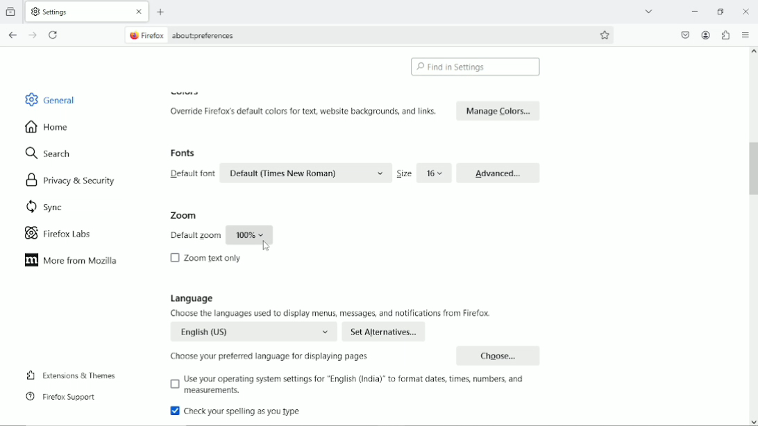 The height and width of the screenshot is (426, 758). What do you see at coordinates (706, 35) in the screenshot?
I see `account` at bounding box center [706, 35].